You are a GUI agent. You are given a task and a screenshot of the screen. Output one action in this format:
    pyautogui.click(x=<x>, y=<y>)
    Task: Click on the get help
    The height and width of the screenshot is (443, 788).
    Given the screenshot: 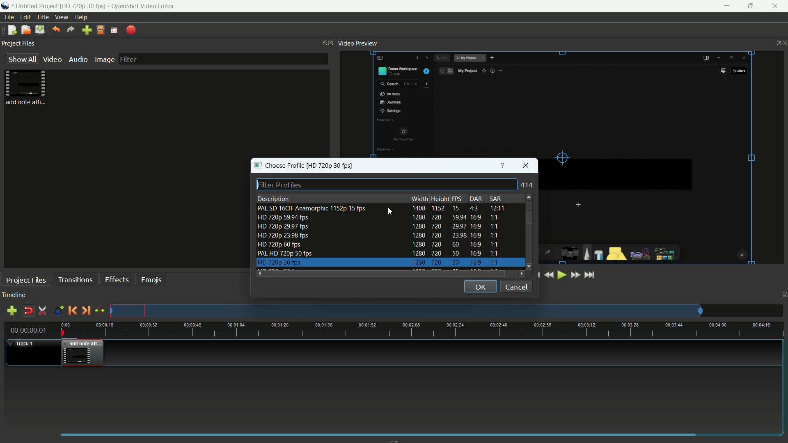 What is the action you would take?
    pyautogui.click(x=503, y=165)
    